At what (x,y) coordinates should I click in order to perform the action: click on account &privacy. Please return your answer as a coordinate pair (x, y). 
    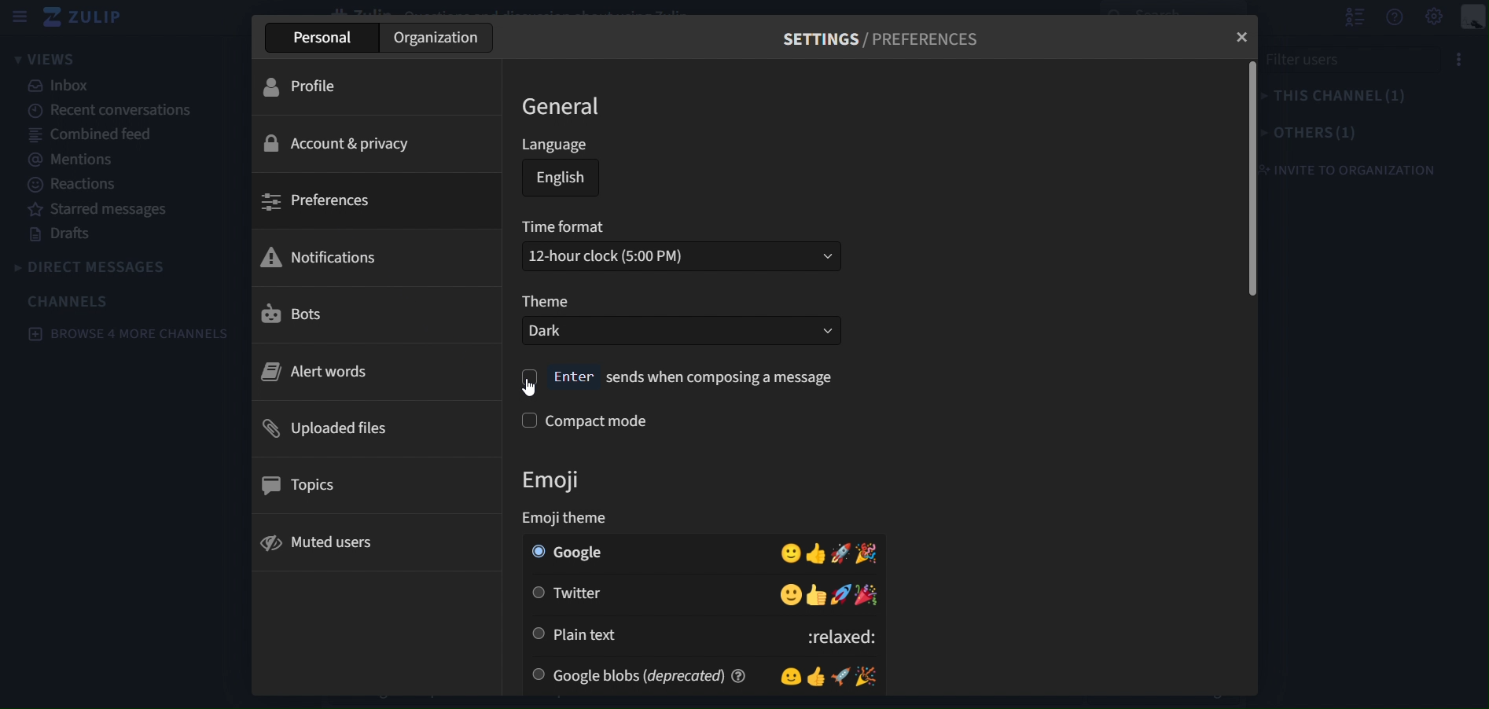
    Looking at the image, I should click on (365, 142).